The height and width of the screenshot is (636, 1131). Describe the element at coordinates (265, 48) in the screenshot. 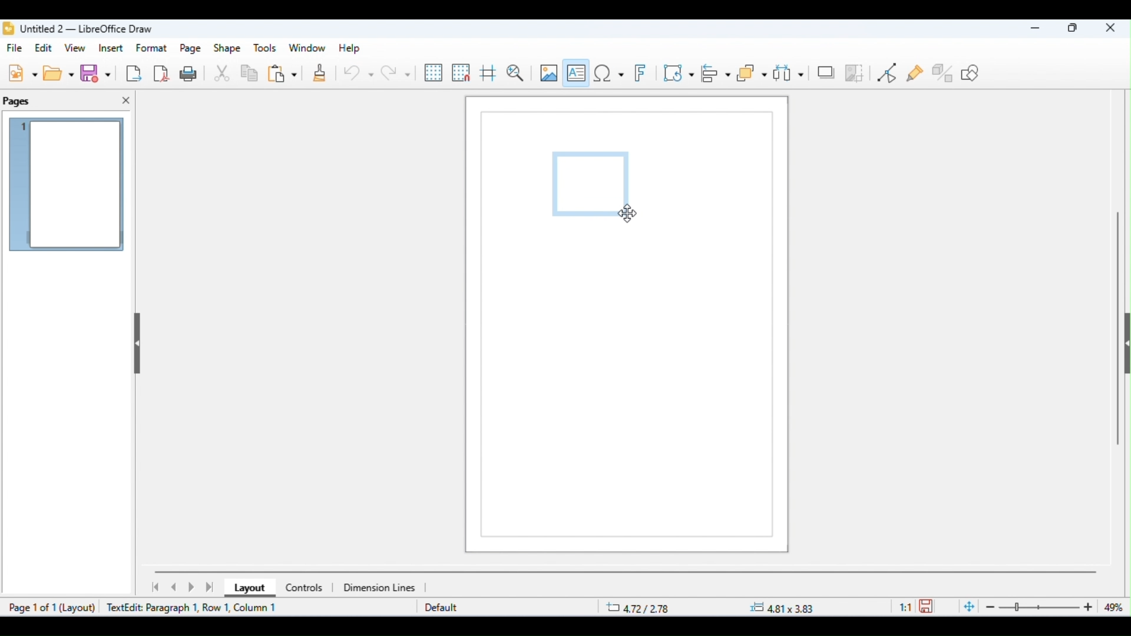

I see `tools` at that location.